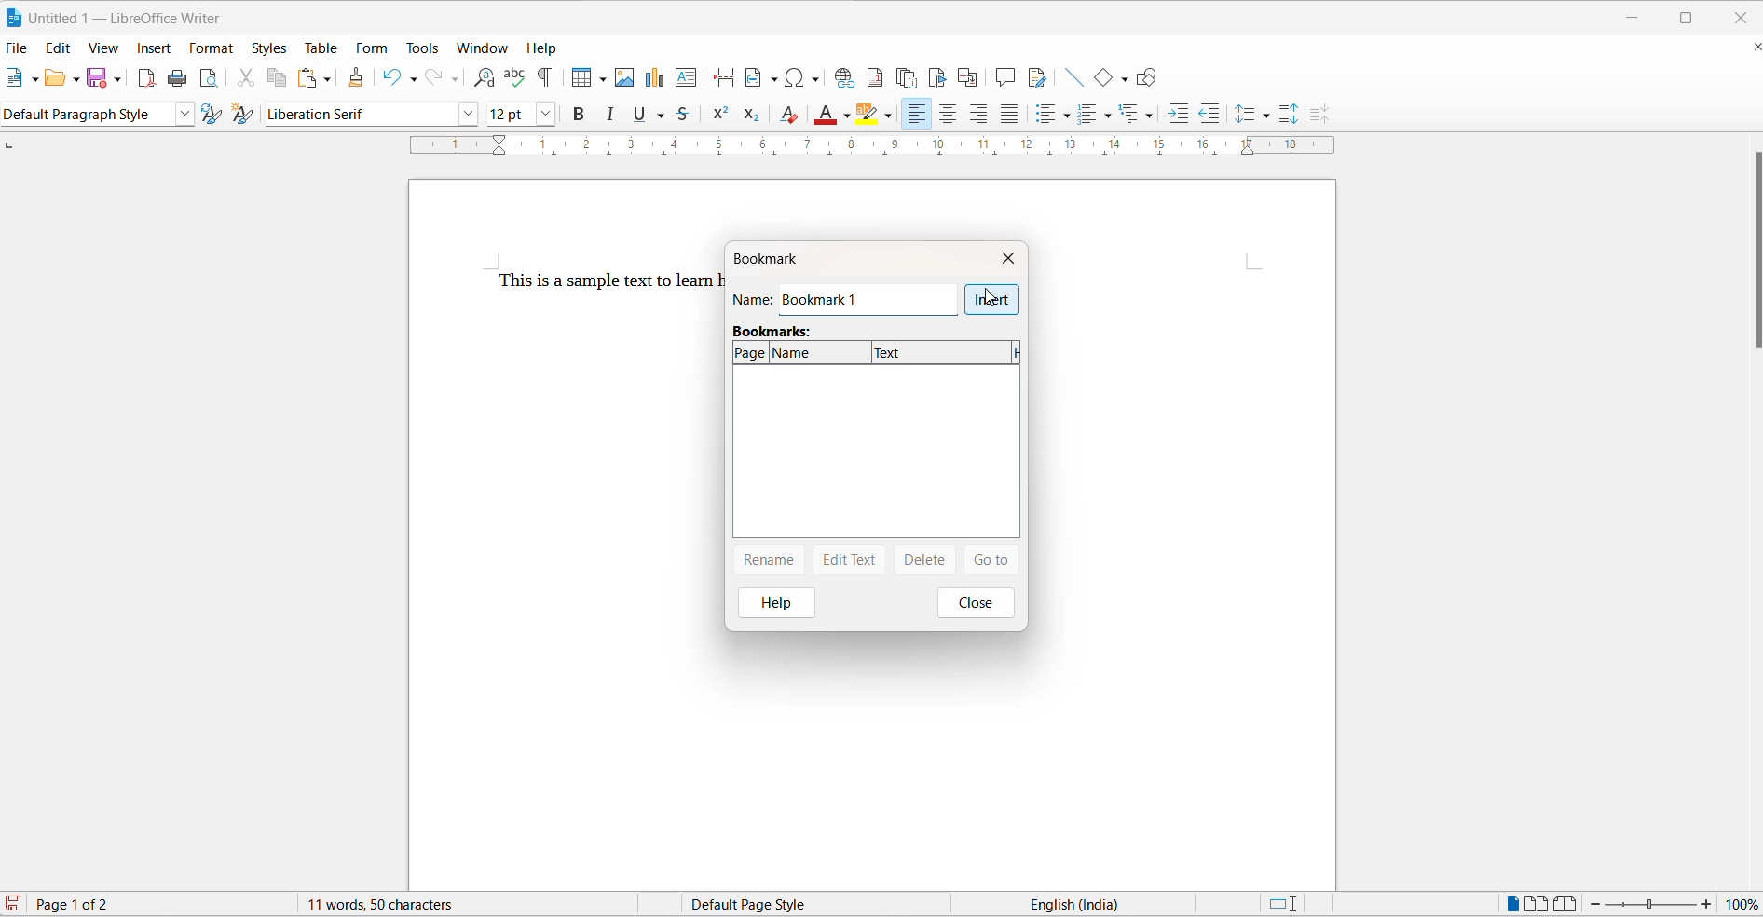  I want to click on name heading, so click(756, 299).